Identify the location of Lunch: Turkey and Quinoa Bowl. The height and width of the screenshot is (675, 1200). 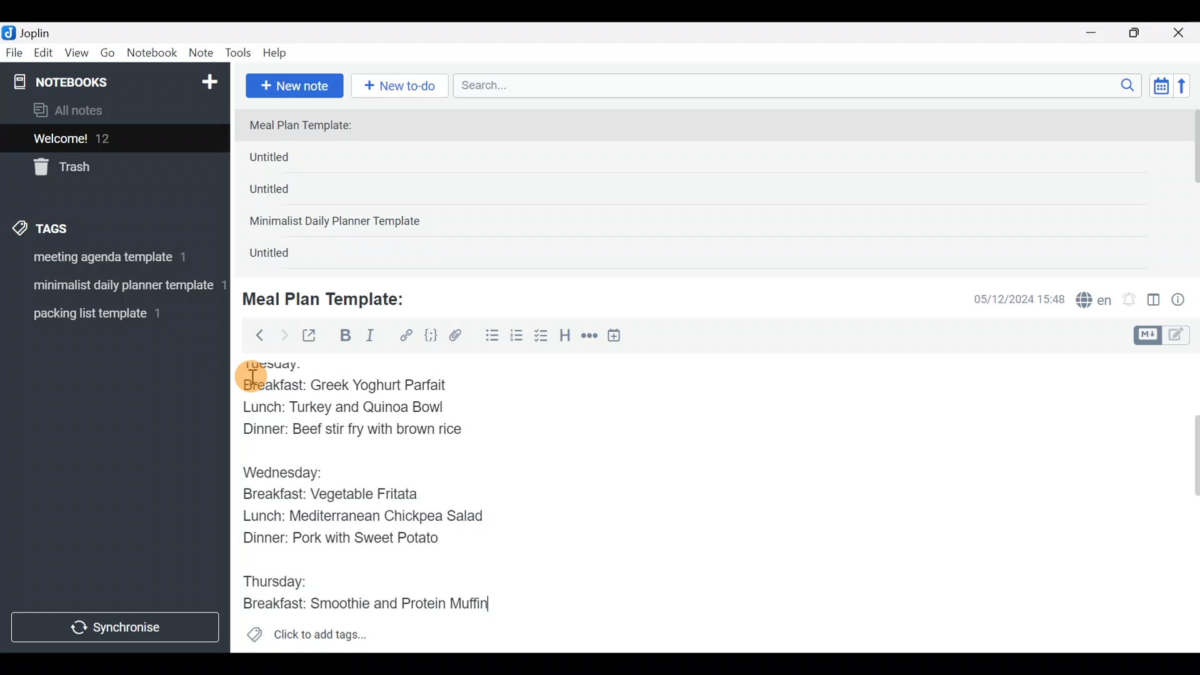
(344, 410).